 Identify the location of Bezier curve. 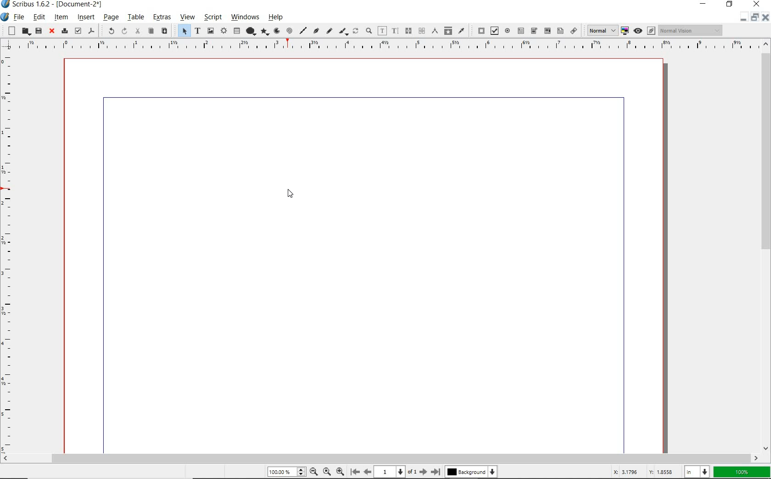
(315, 31).